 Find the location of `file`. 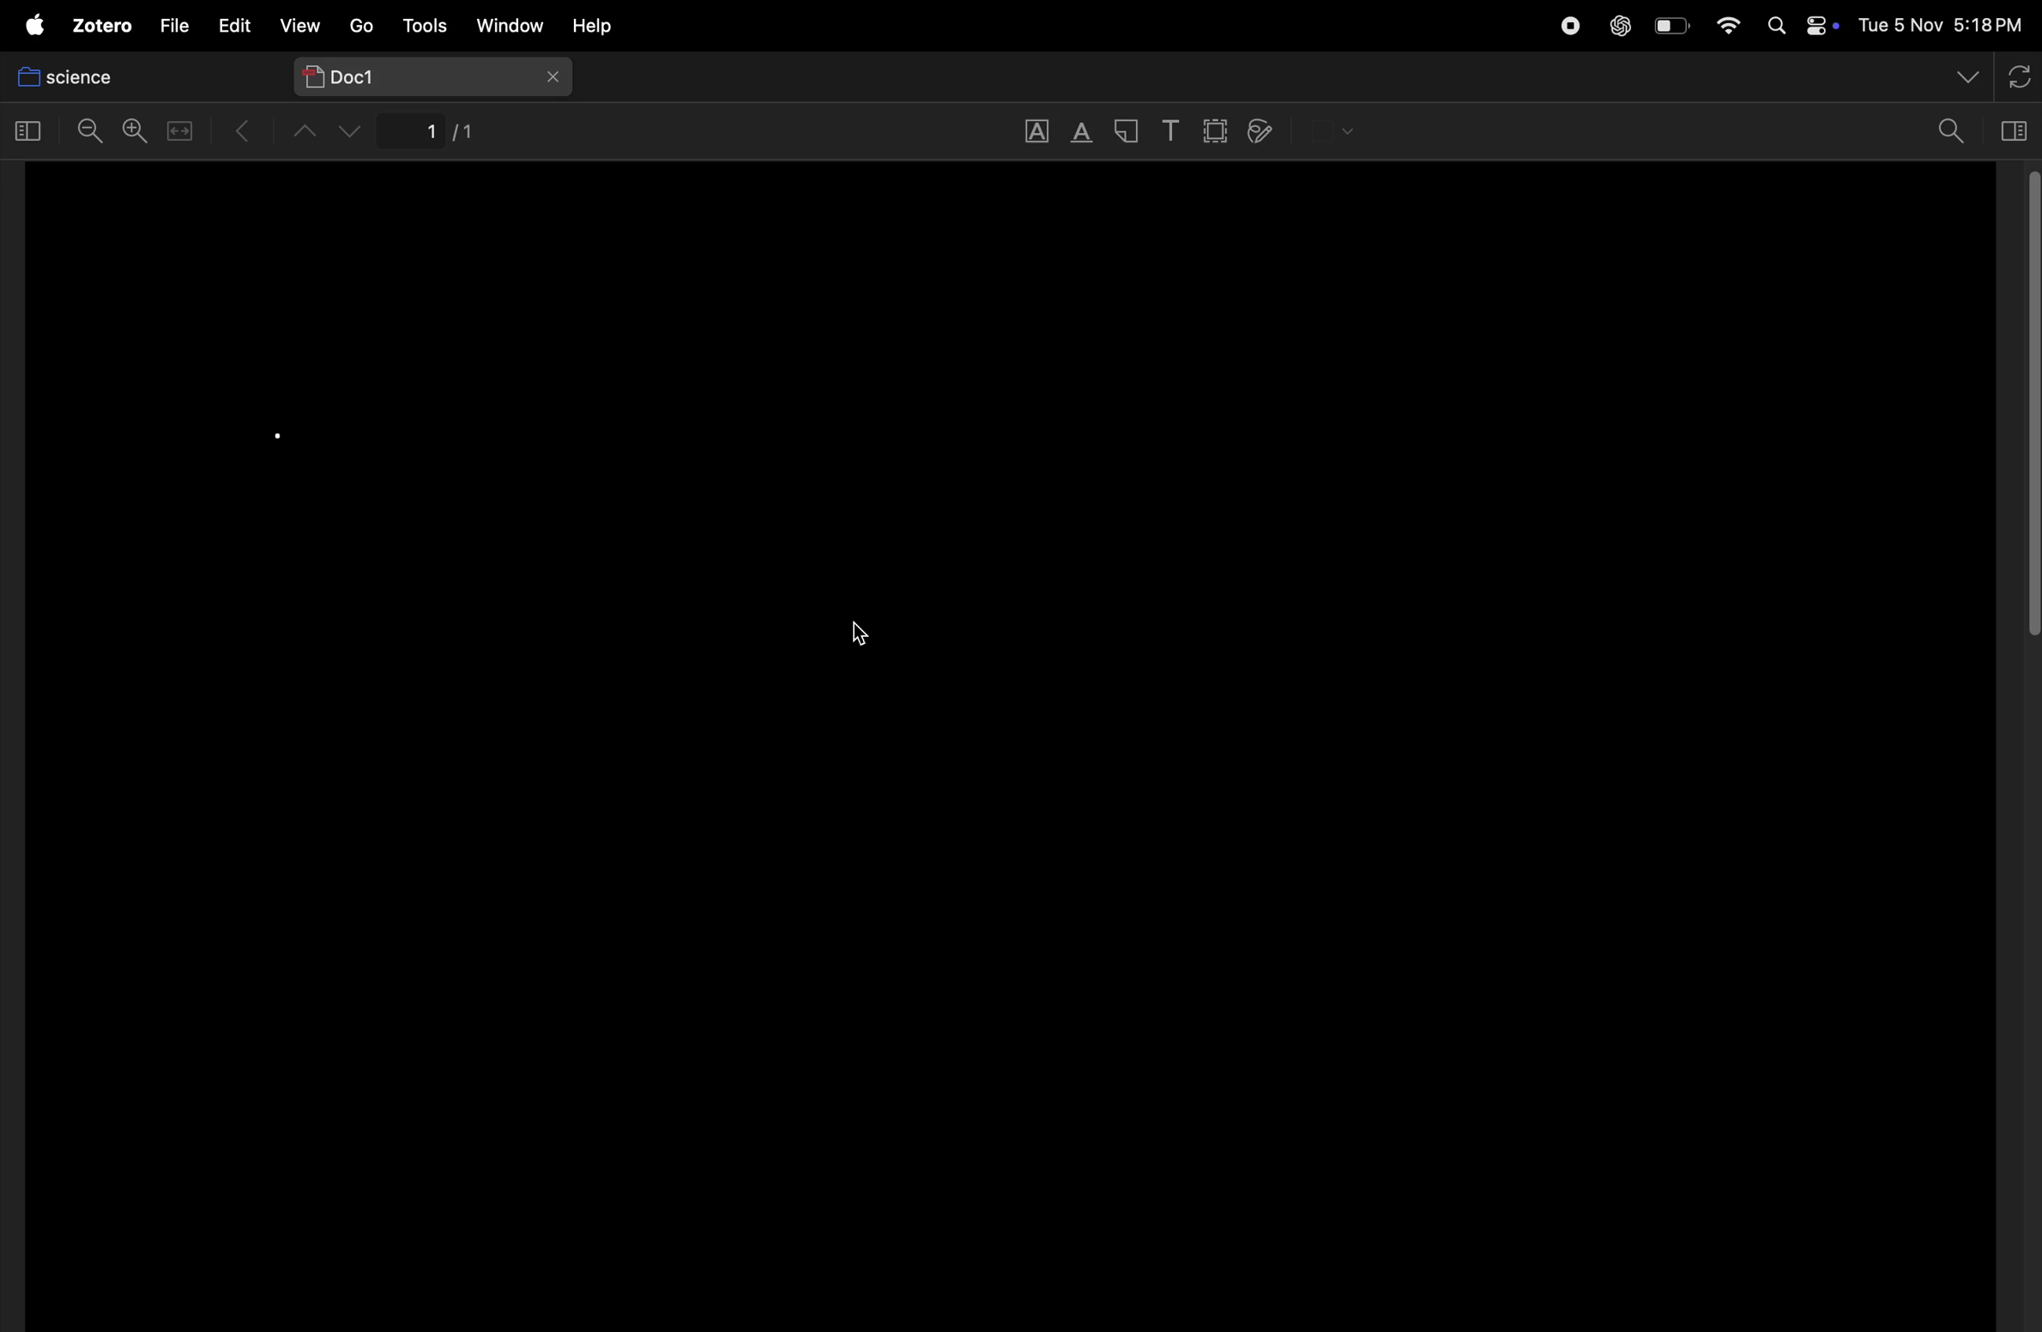

file is located at coordinates (174, 25).